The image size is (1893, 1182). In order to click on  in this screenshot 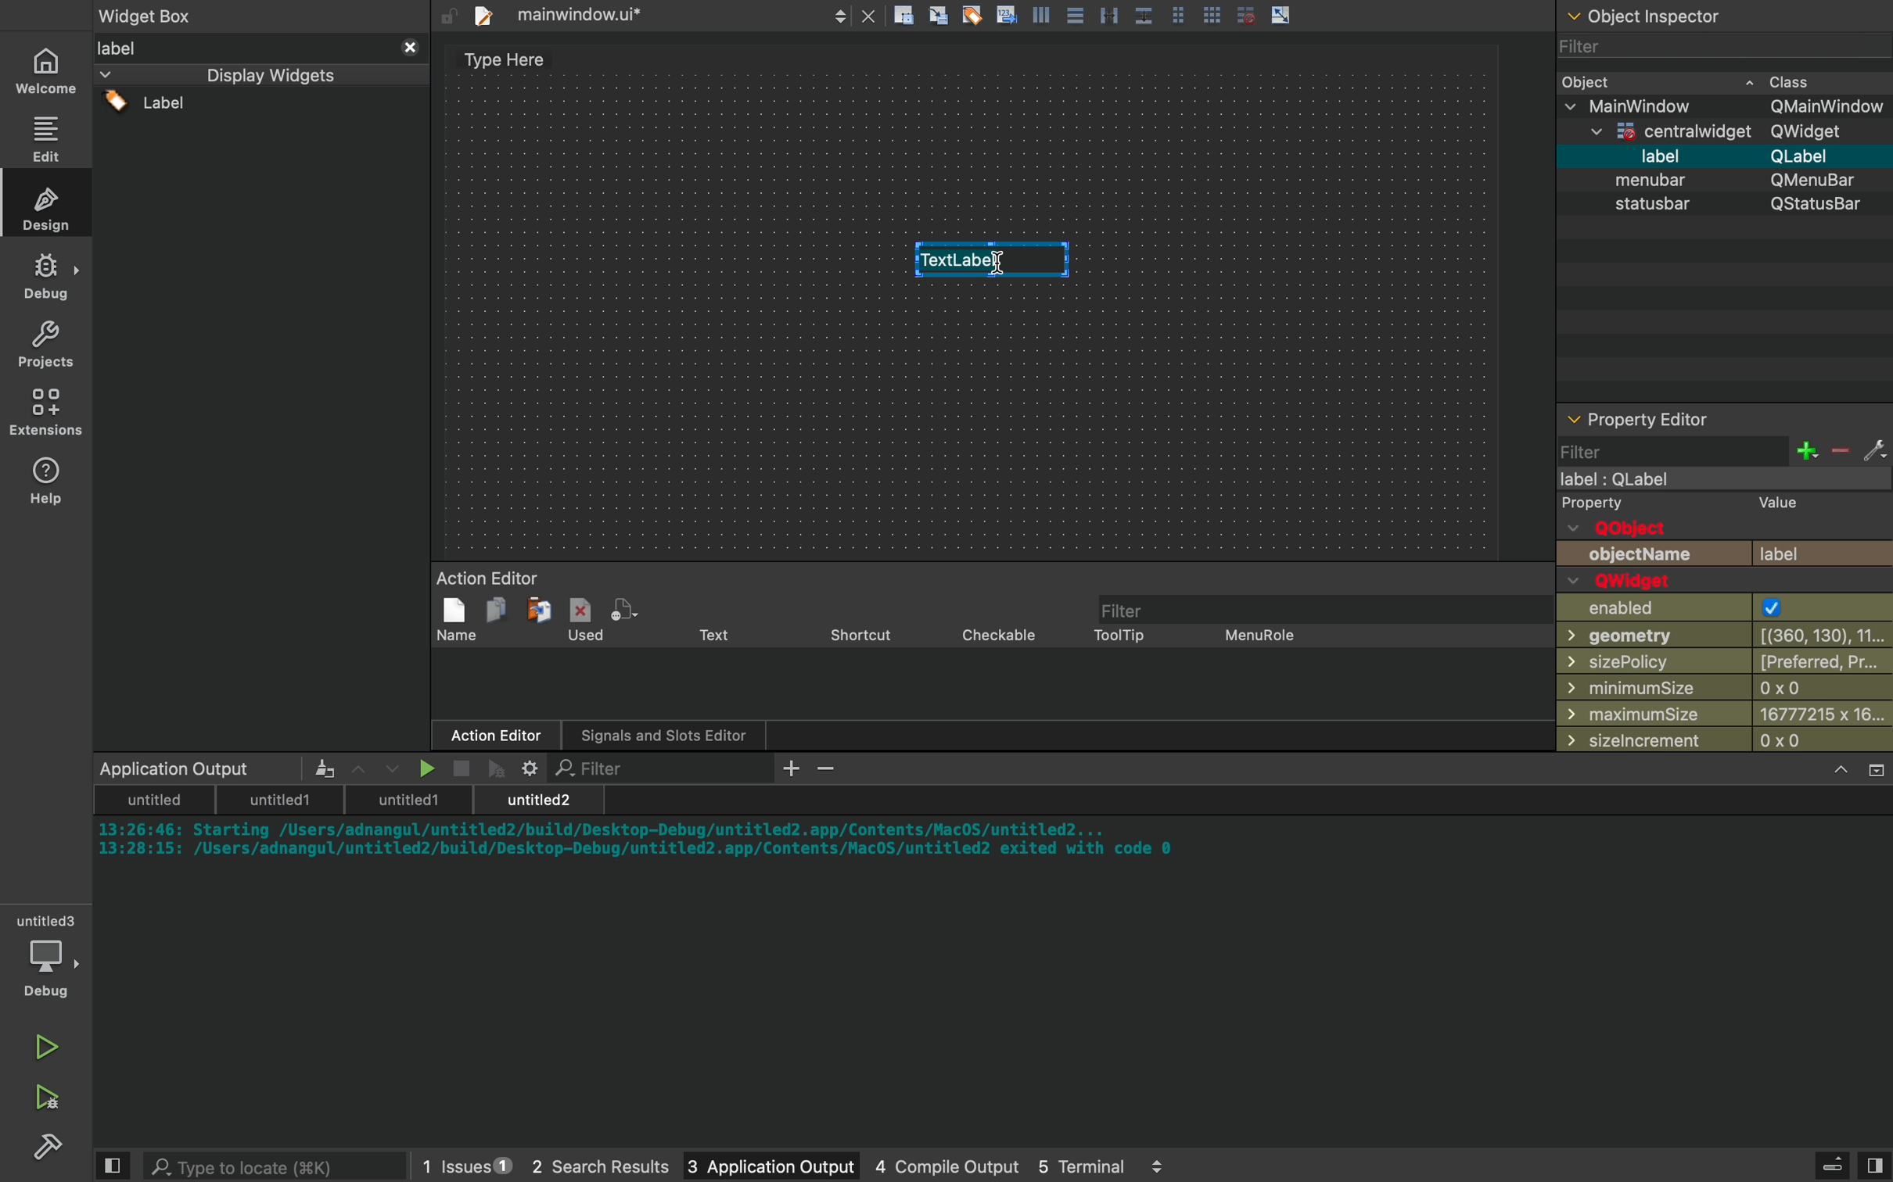, I will do `click(1722, 157)`.